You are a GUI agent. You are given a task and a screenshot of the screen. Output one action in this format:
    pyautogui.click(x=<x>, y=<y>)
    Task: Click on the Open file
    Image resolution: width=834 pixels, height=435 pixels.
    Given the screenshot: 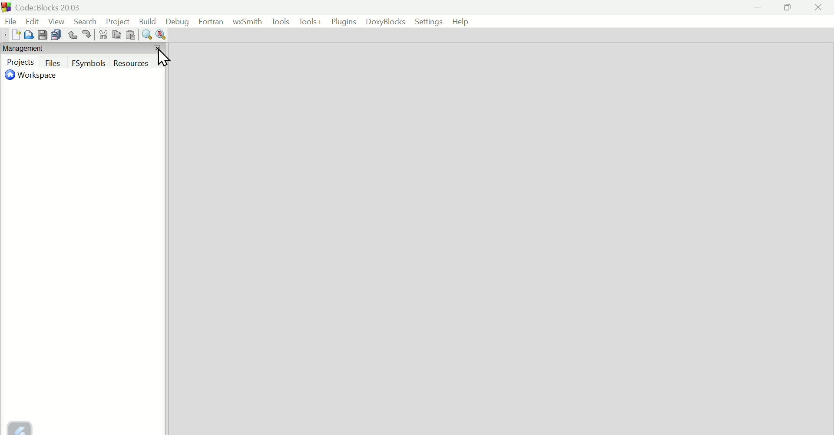 What is the action you would take?
    pyautogui.click(x=29, y=35)
    